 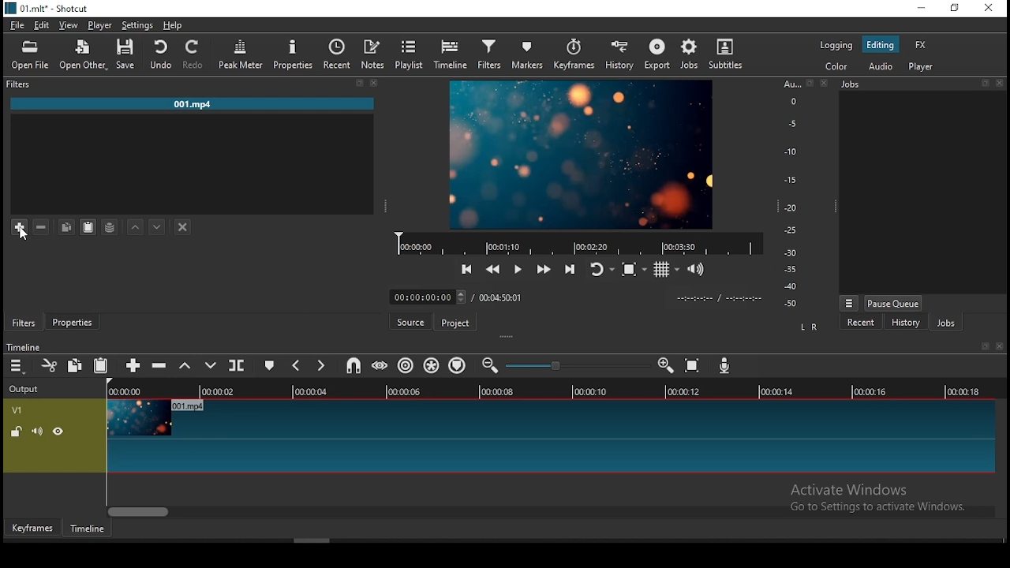 What do you see at coordinates (944, 322) in the screenshot?
I see `jobs` at bounding box center [944, 322].